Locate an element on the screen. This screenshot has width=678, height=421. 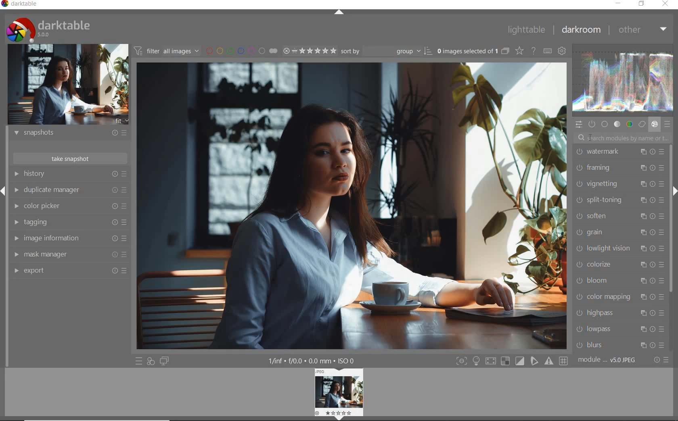
filter by image color is located at coordinates (242, 51).